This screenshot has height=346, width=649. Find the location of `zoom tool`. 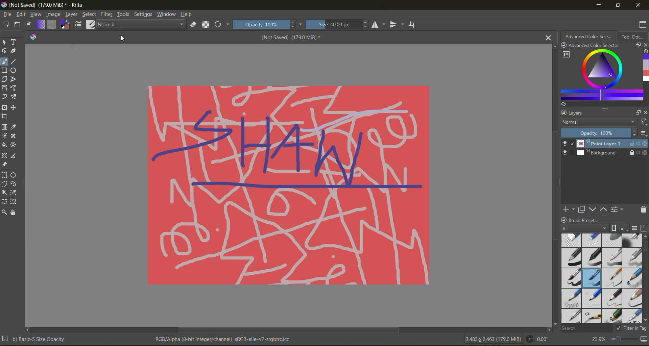

zoom tool is located at coordinates (5, 212).